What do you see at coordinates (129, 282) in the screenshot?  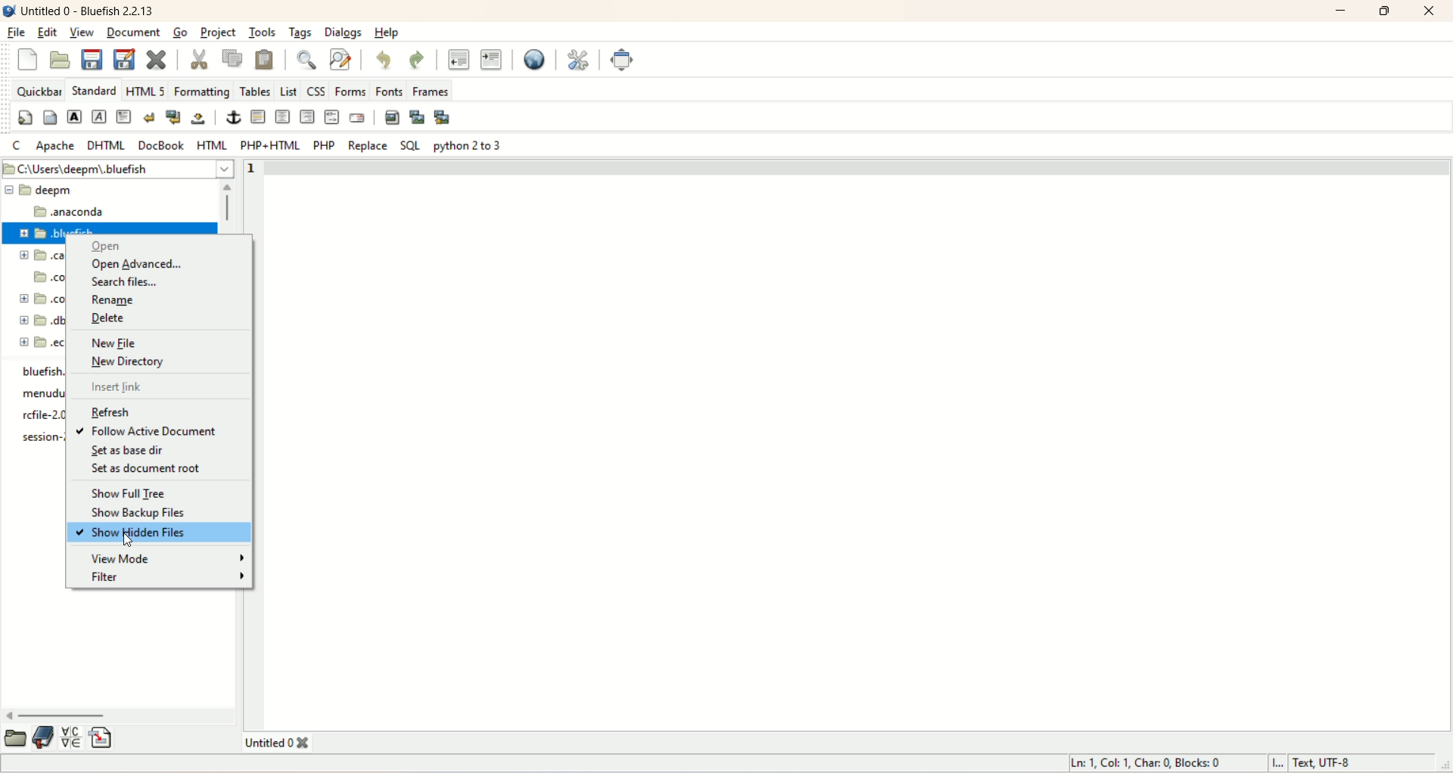 I see `search files` at bounding box center [129, 282].